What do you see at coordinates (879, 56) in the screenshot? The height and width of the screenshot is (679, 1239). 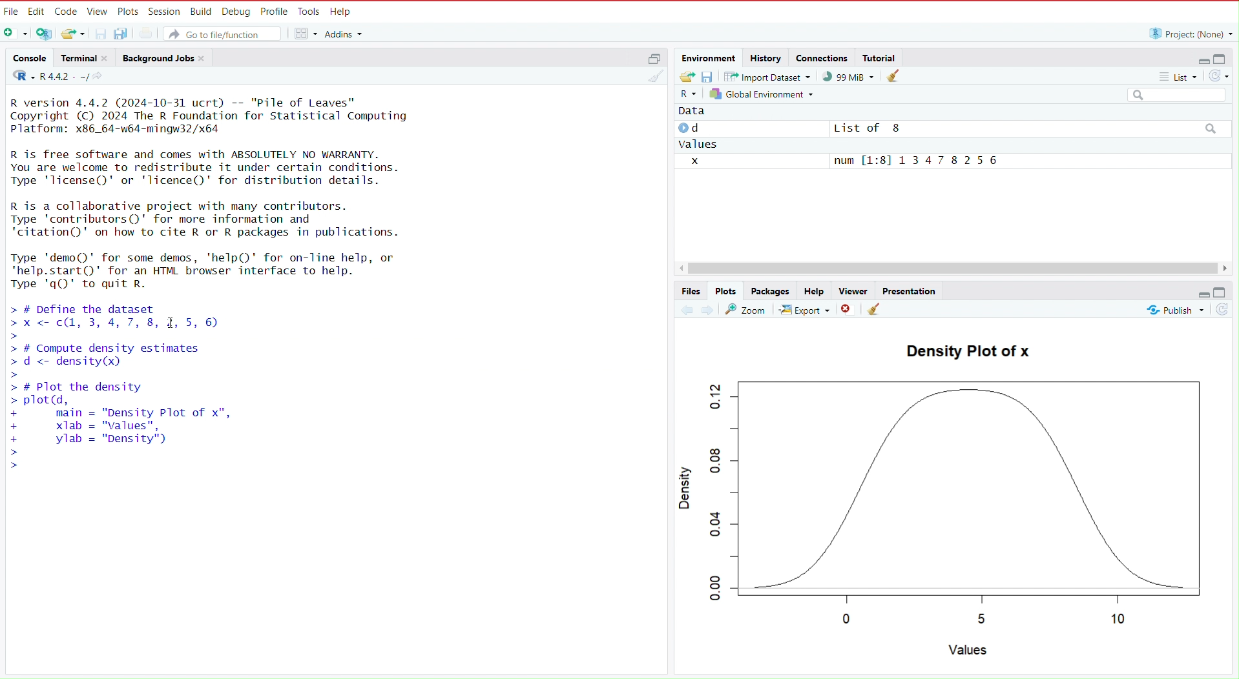 I see `tutorial` at bounding box center [879, 56].